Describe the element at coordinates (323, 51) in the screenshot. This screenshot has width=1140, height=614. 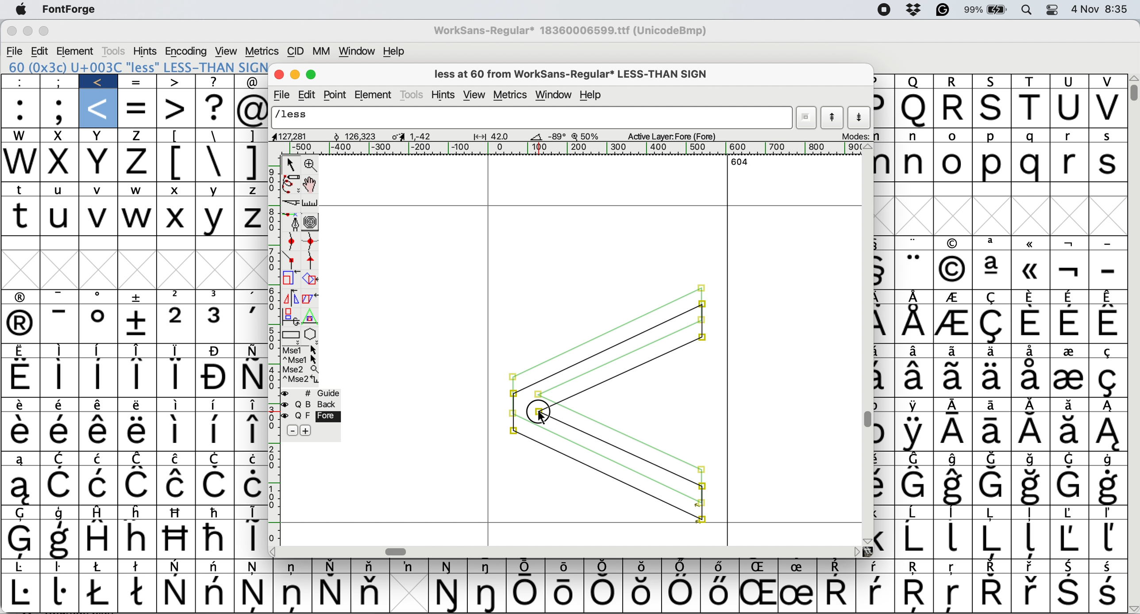
I see `mm` at that location.